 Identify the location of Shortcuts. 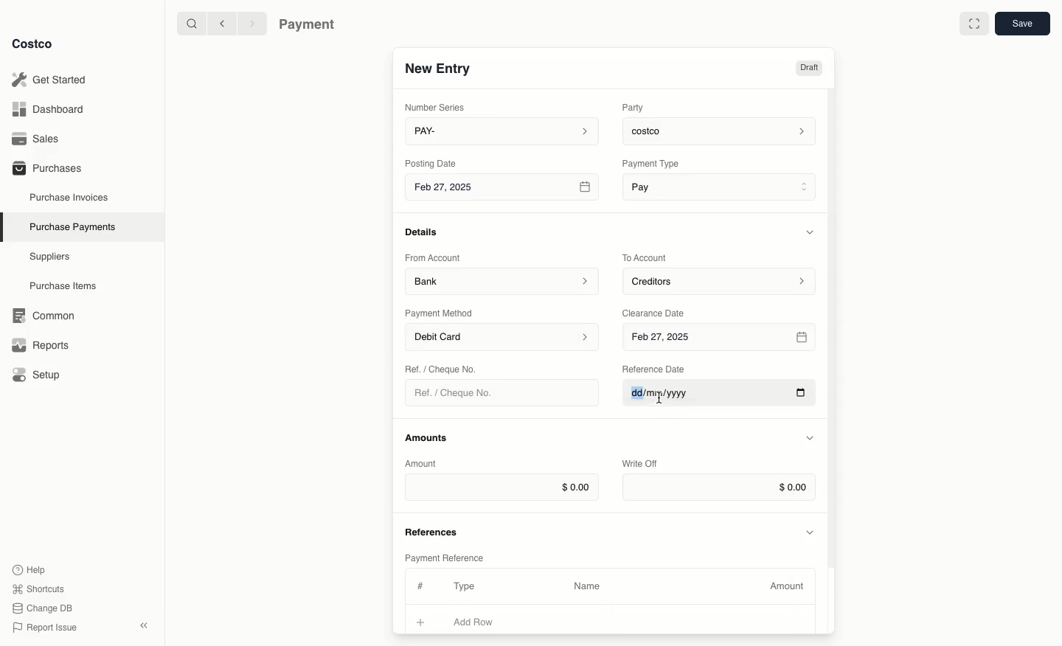
(38, 588).